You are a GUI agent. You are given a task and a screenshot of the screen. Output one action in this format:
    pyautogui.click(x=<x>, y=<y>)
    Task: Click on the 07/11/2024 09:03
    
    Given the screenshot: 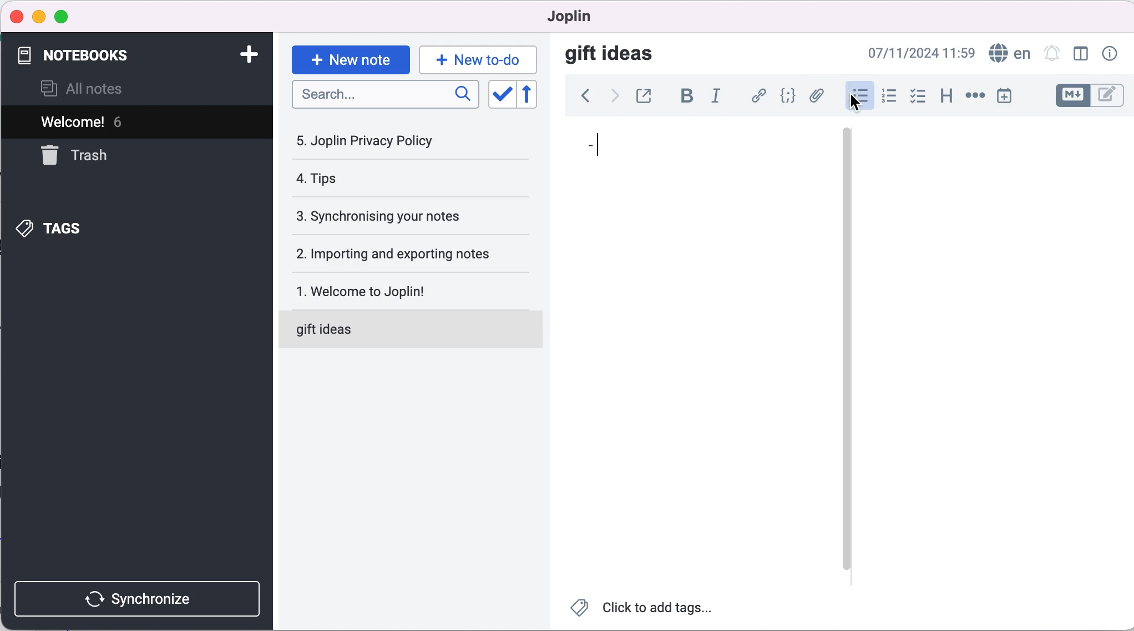 What is the action you would take?
    pyautogui.click(x=910, y=54)
    